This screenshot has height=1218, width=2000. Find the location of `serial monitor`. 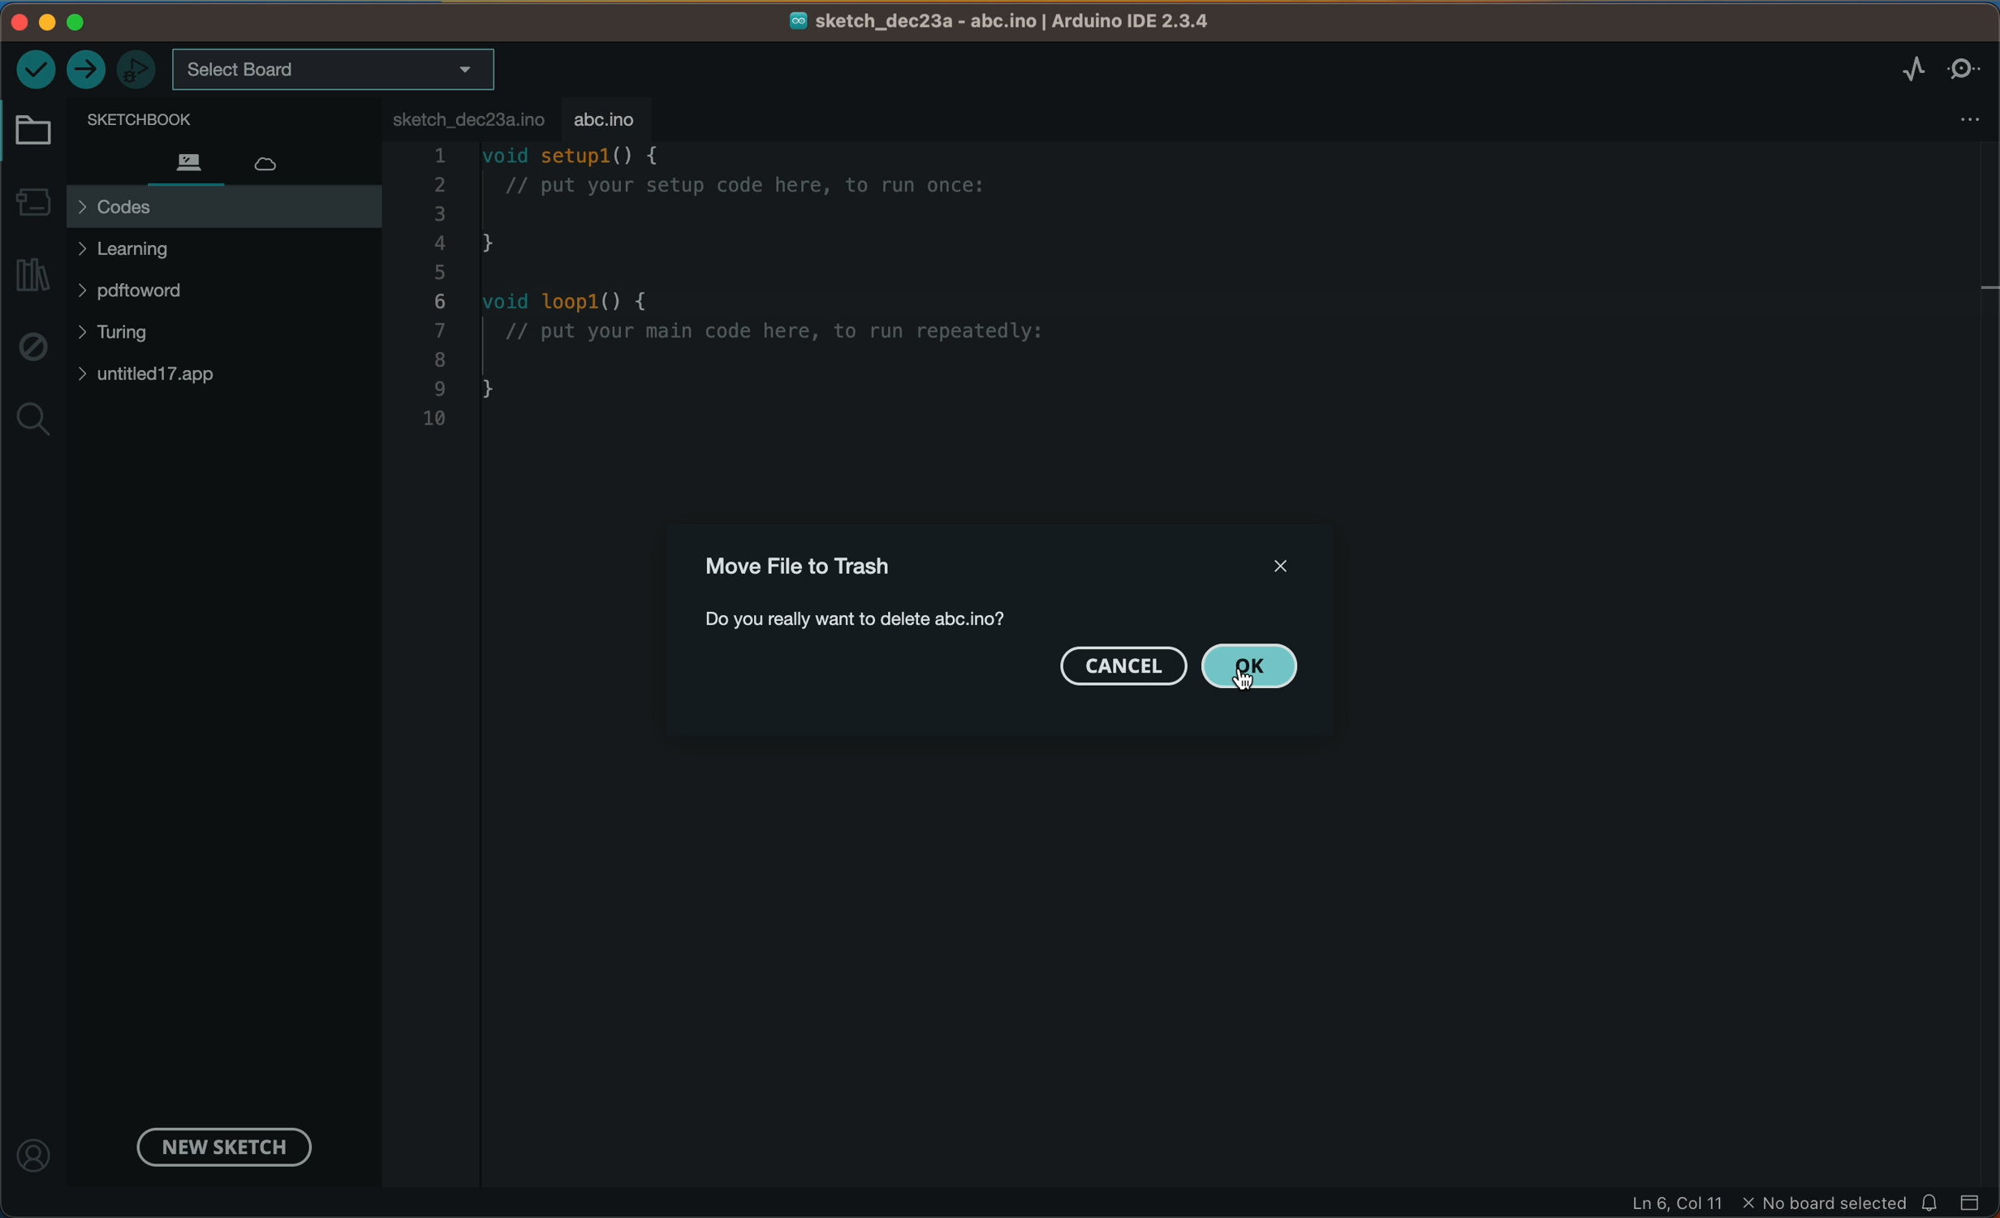

serial monitor is located at coordinates (1967, 68).